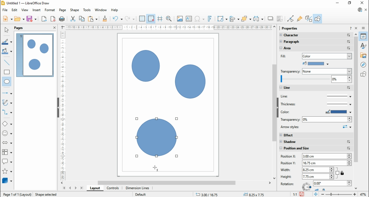 This screenshot has height=197, width=369. I want to click on Scale, so click(63, 105).